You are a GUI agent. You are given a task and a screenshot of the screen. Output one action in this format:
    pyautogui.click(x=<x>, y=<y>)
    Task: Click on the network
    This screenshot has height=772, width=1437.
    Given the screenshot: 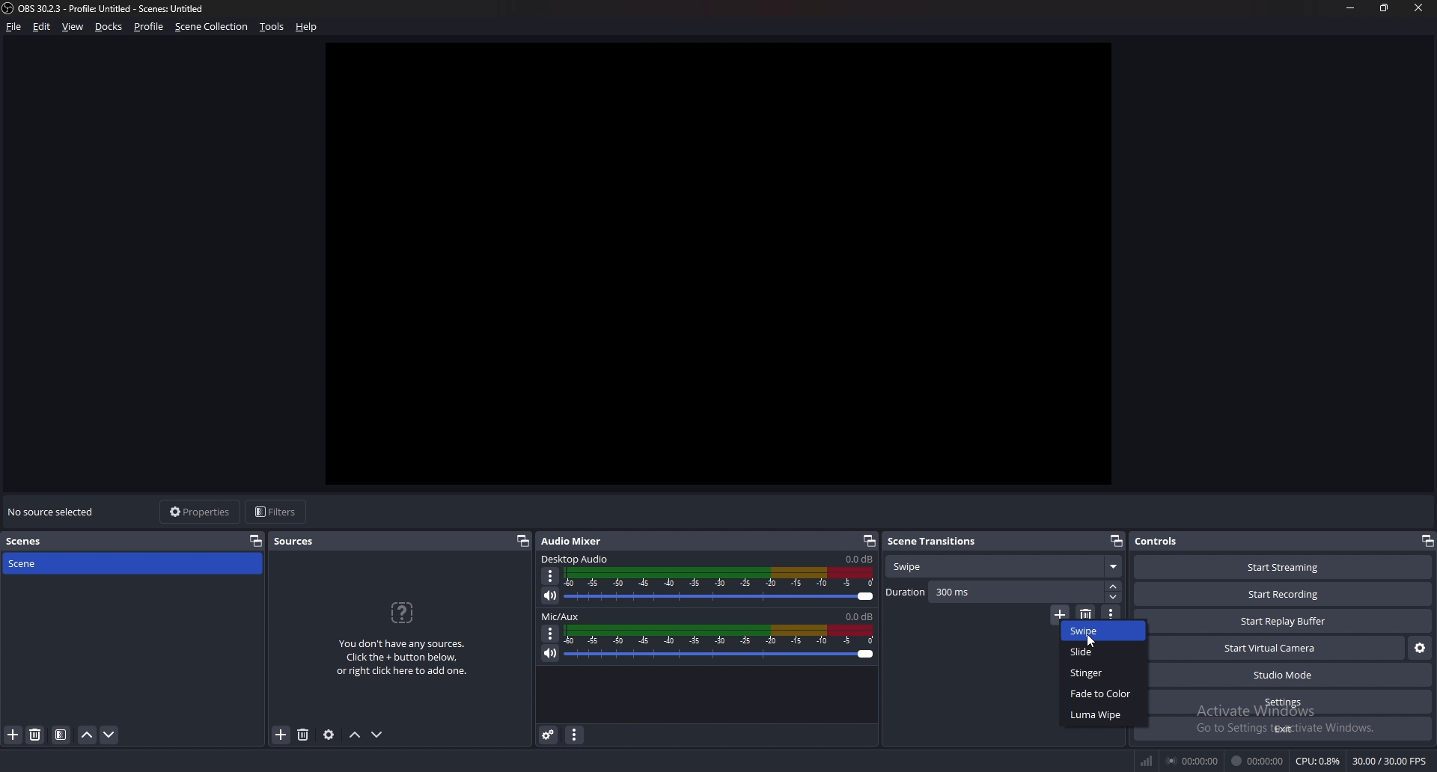 What is the action you would take?
    pyautogui.click(x=1150, y=759)
    